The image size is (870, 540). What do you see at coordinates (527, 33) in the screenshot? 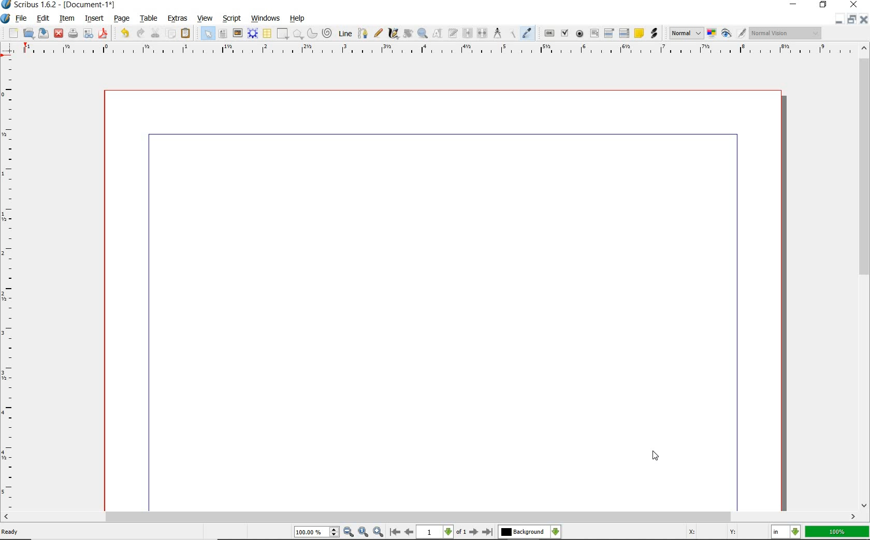
I see `eye dropper` at bounding box center [527, 33].